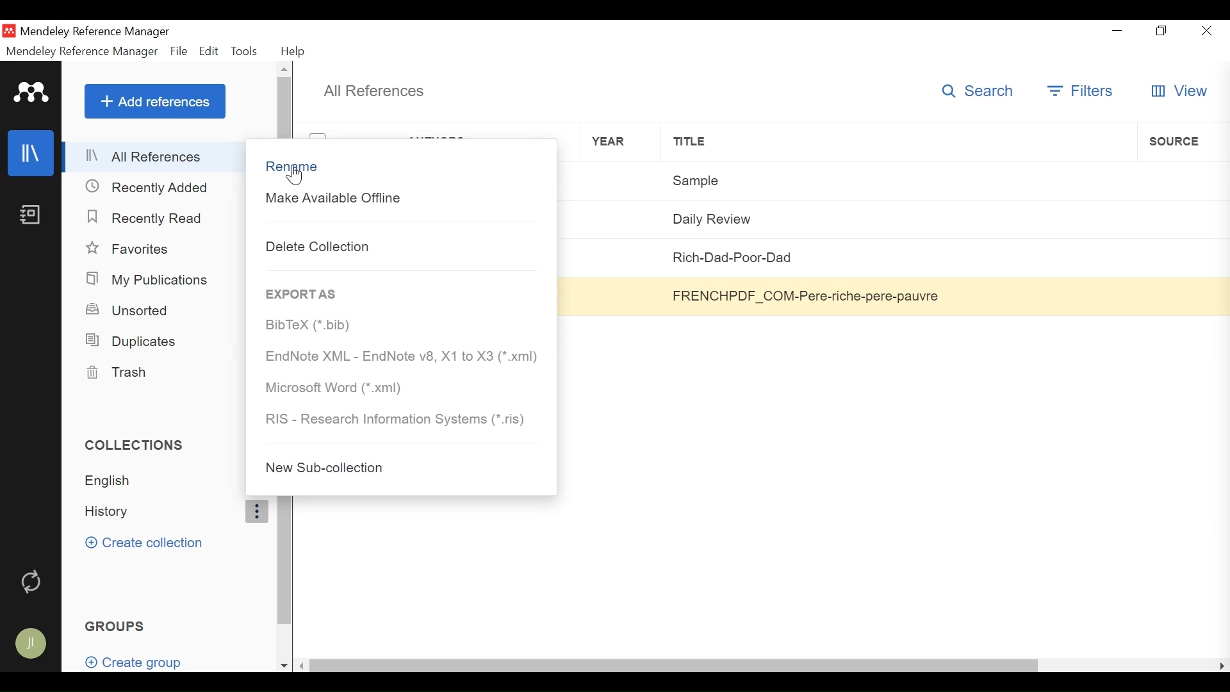  I want to click on Scroll Right, so click(1222, 665).